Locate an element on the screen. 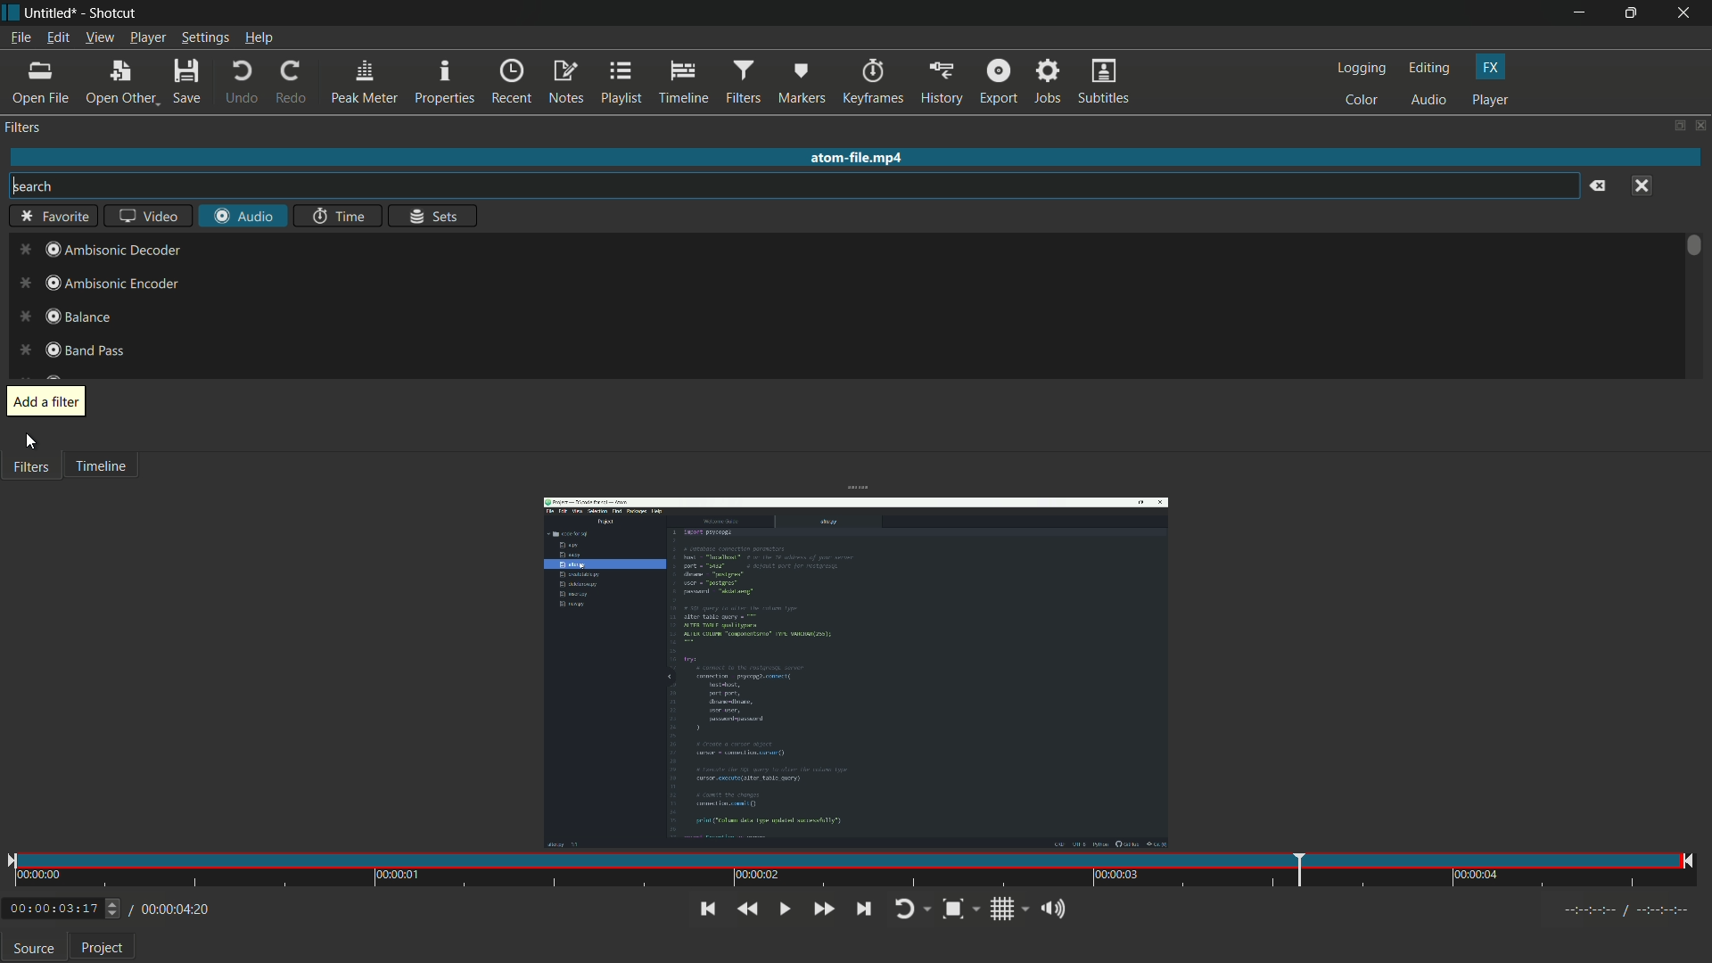  edit menu is located at coordinates (57, 37).